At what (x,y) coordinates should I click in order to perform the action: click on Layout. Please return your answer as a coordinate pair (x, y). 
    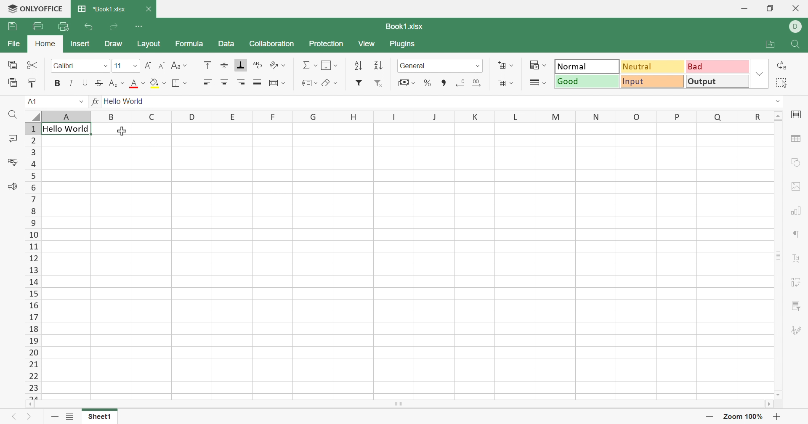
    Looking at the image, I should click on (146, 43).